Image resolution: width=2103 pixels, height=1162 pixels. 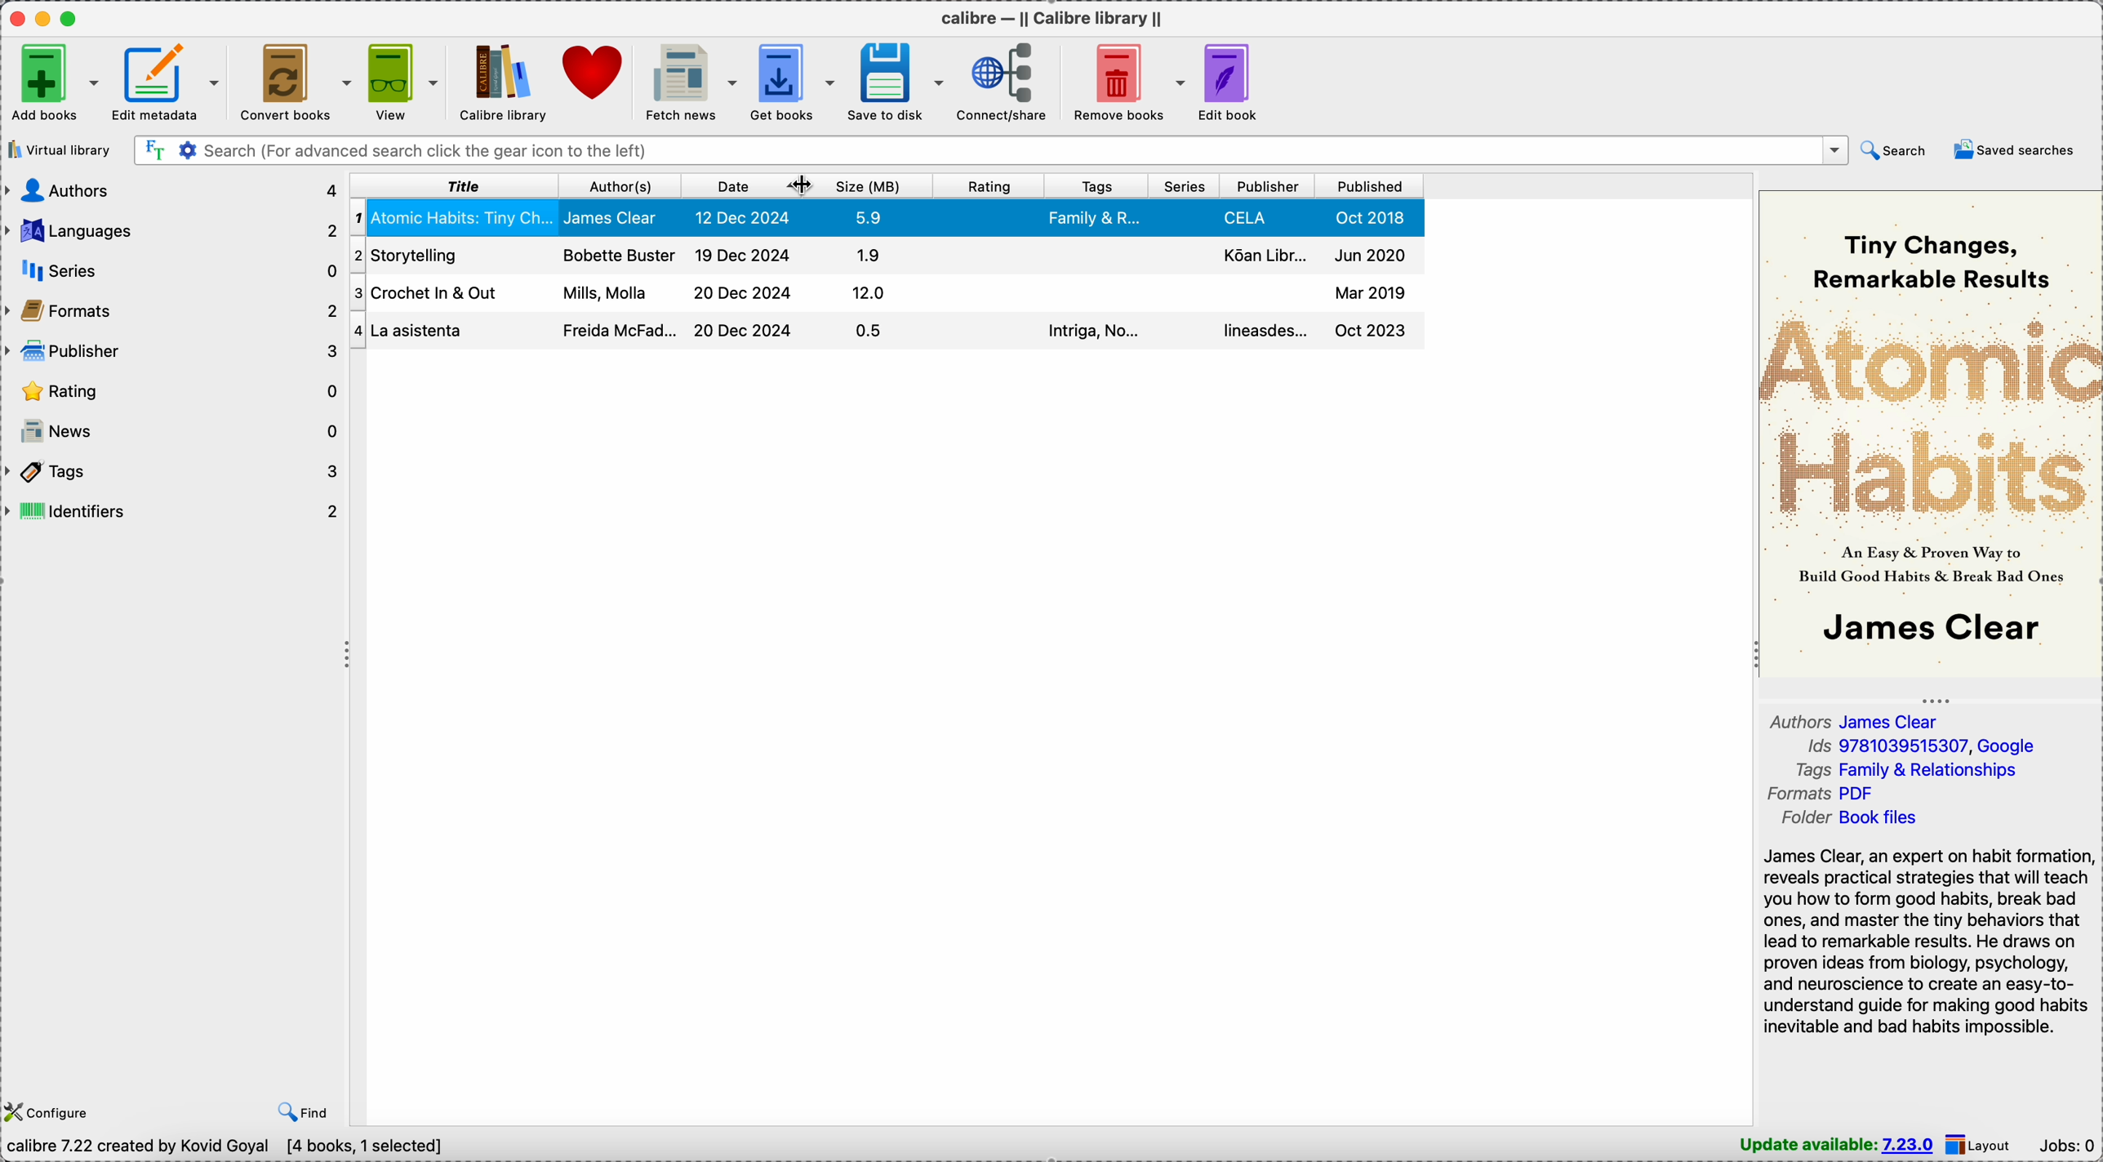 What do you see at coordinates (174, 391) in the screenshot?
I see `rating` at bounding box center [174, 391].